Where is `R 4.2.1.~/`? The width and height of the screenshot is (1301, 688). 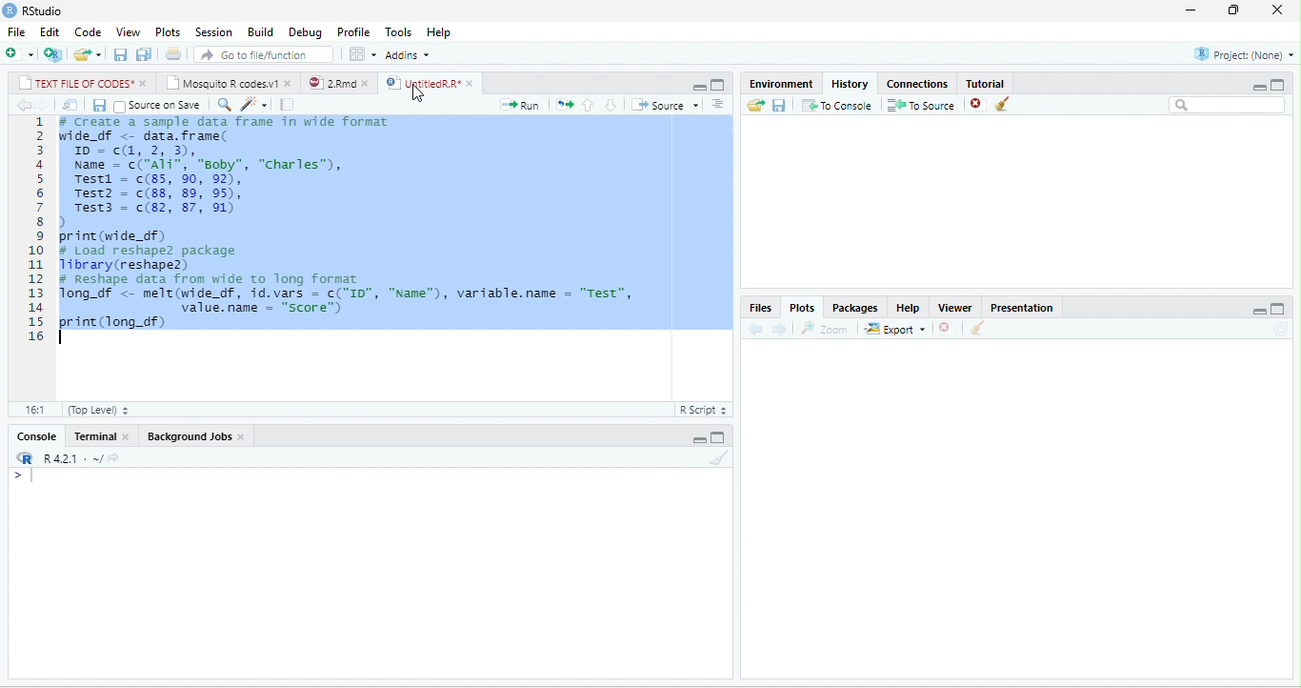 R 4.2.1.~/ is located at coordinates (67, 457).